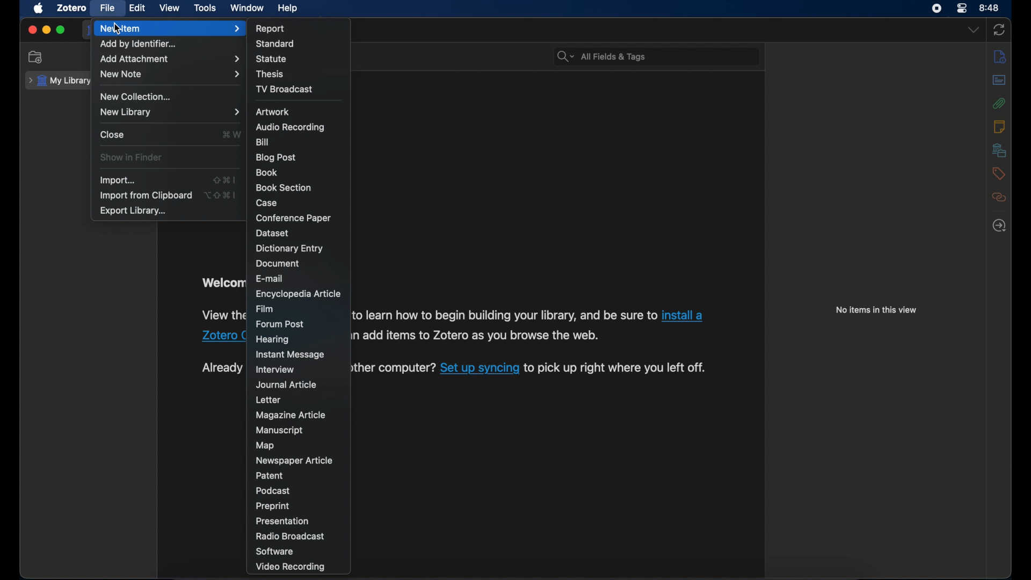 The height and width of the screenshot is (580, 1031). I want to click on cursor on New Item, so click(115, 29).